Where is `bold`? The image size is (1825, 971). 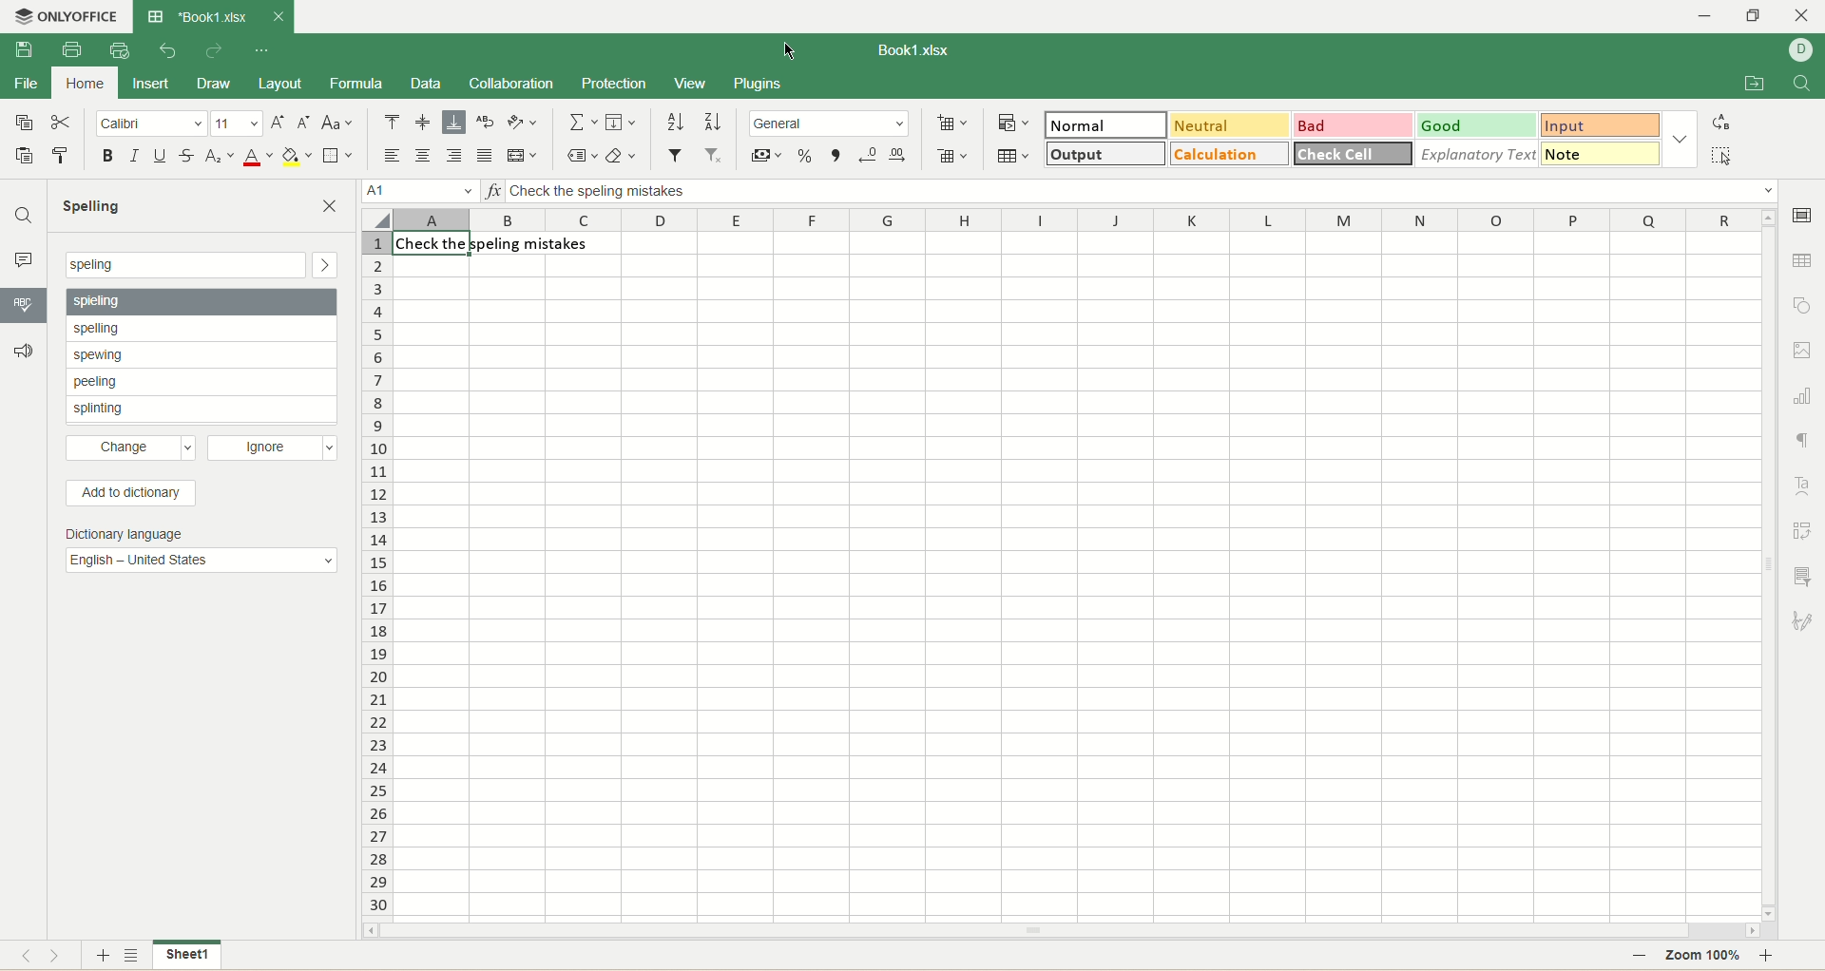 bold is located at coordinates (106, 158).